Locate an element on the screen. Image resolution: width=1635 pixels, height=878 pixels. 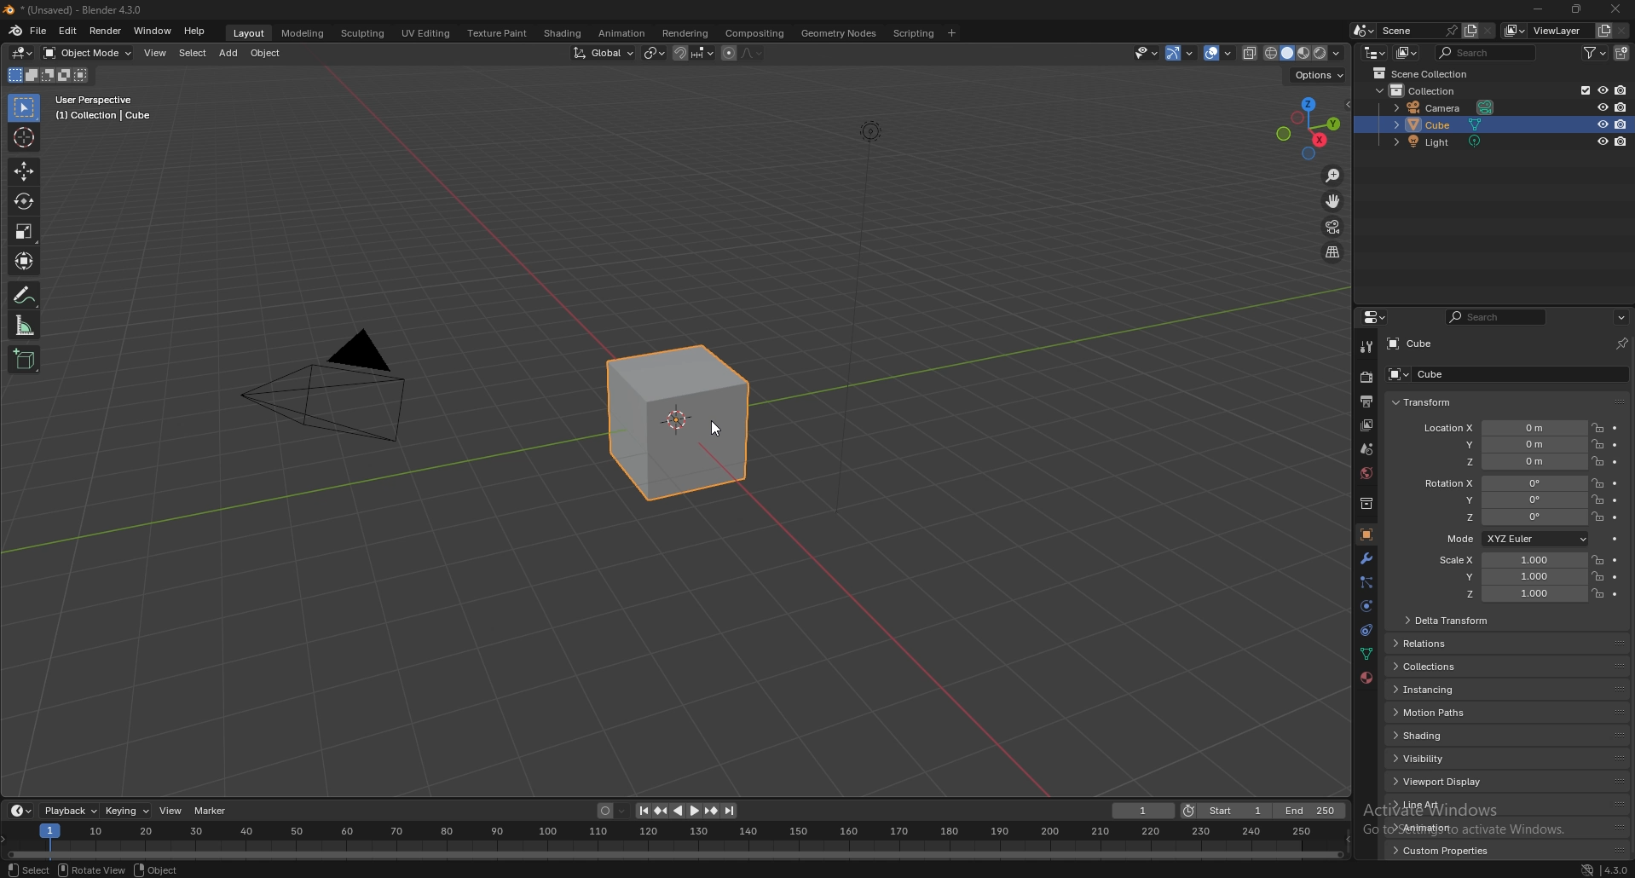
animate property is located at coordinates (1616, 483).